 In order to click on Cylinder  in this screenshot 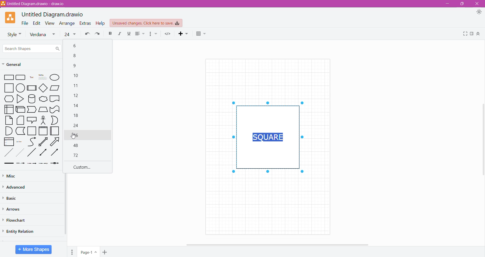, I will do `click(32, 98)`.